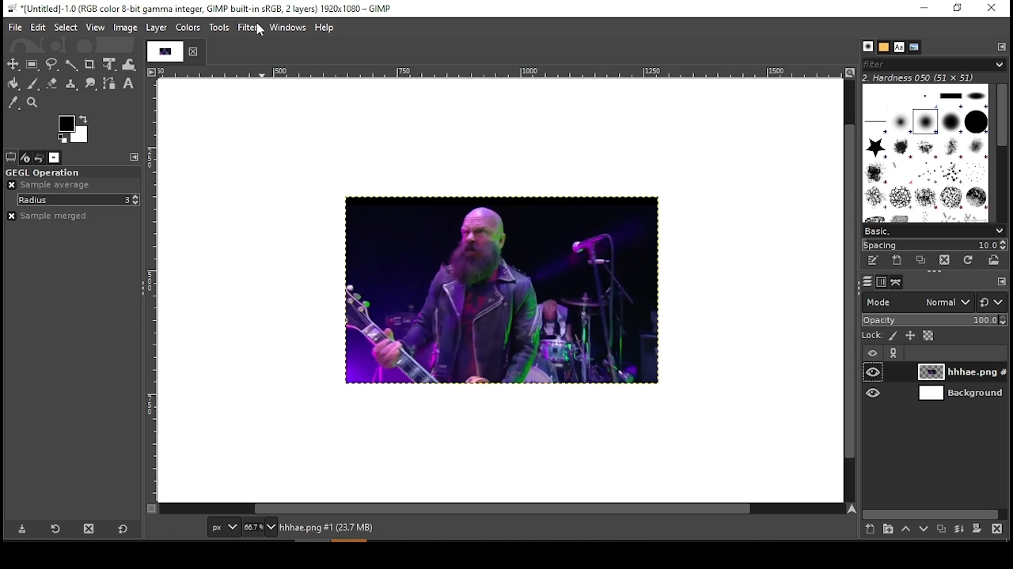 This screenshot has width=1013, height=569. I want to click on images, so click(55, 157).